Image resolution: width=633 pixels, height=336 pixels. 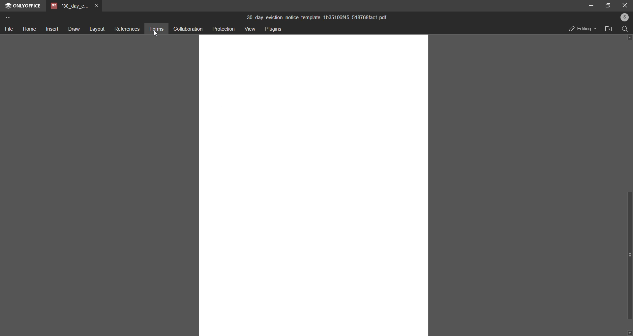 What do you see at coordinates (628, 38) in the screenshot?
I see `up` at bounding box center [628, 38].